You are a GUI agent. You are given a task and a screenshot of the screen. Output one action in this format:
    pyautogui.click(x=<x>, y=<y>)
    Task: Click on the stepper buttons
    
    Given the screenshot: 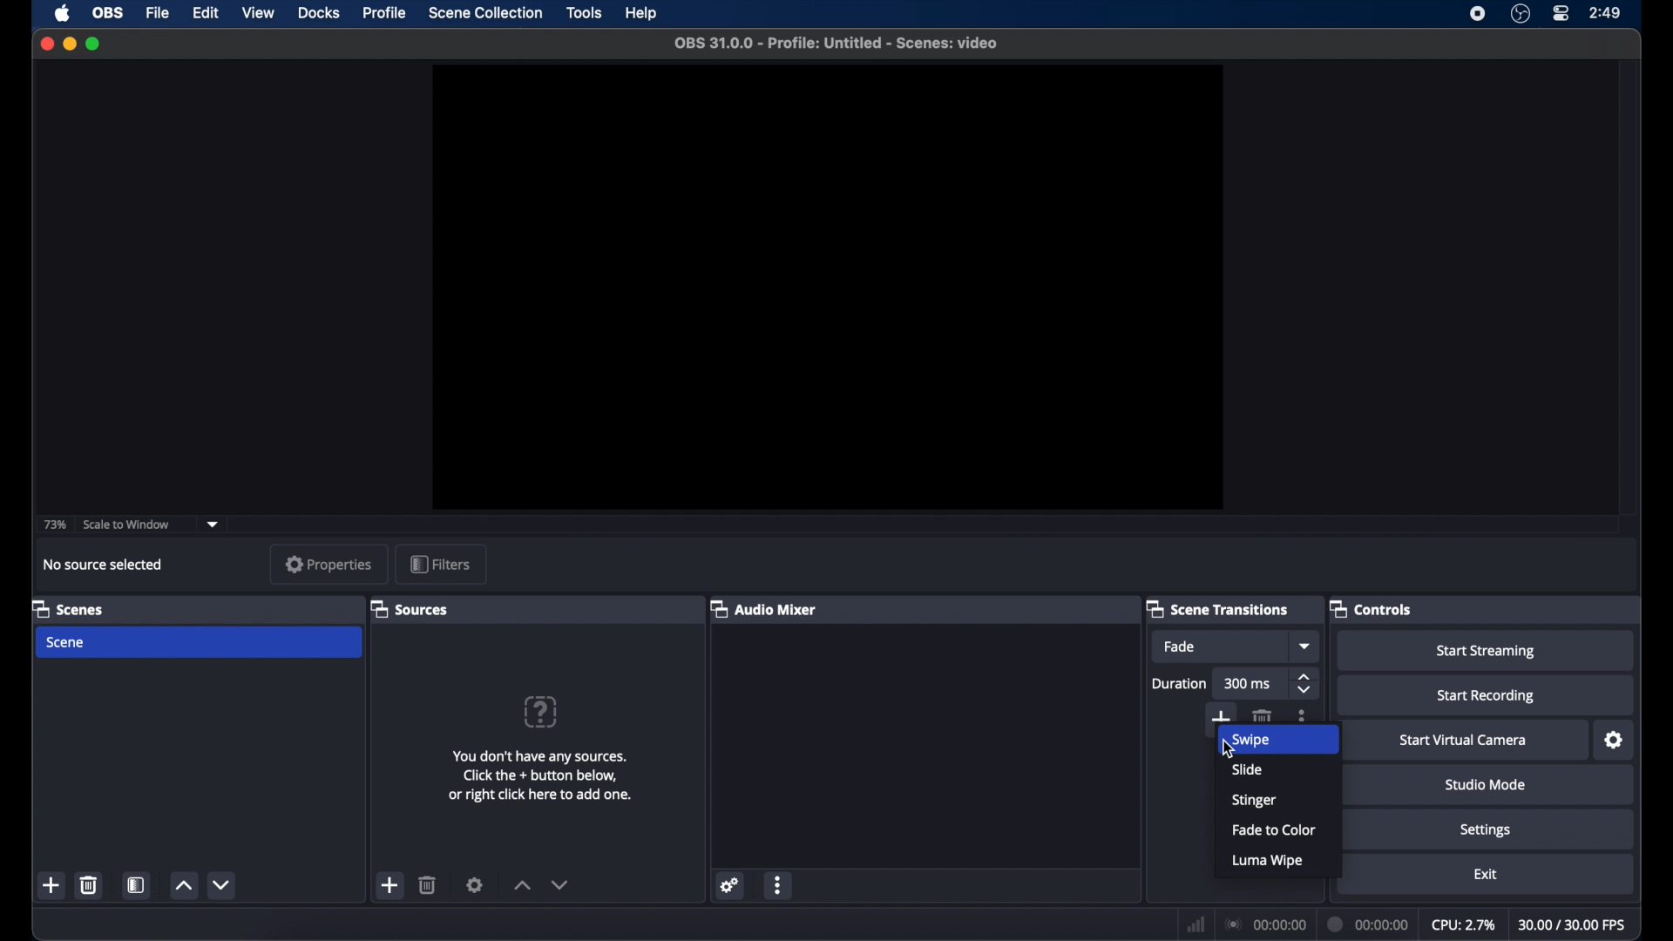 What is the action you would take?
    pyautogui.click(x=1303, y=682)
    